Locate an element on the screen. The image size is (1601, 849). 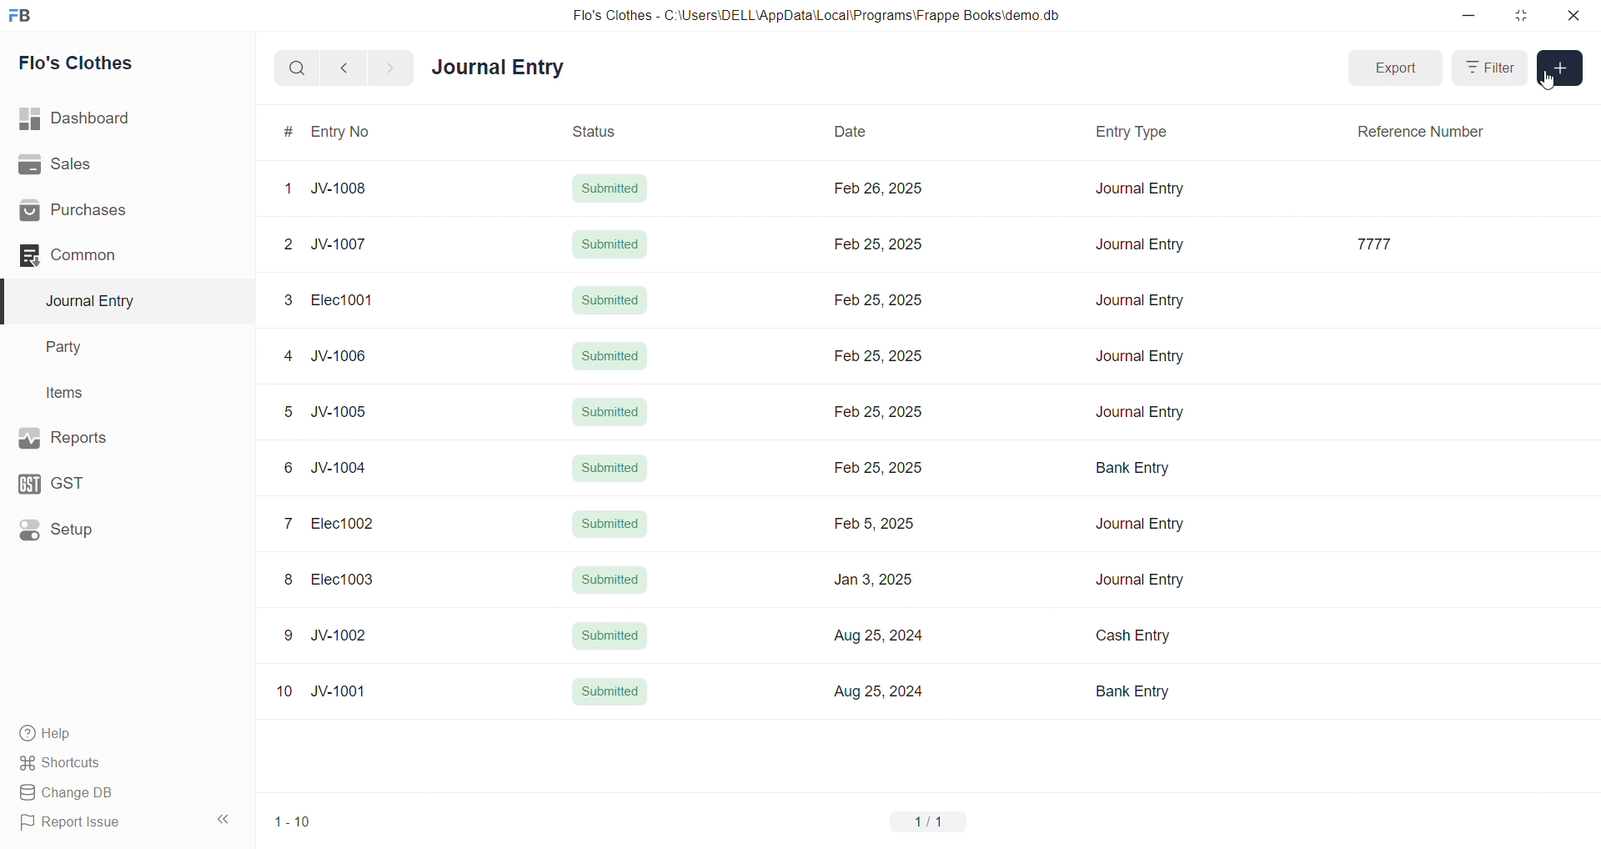
Journal Entry is located at coordinates (1140, 188).